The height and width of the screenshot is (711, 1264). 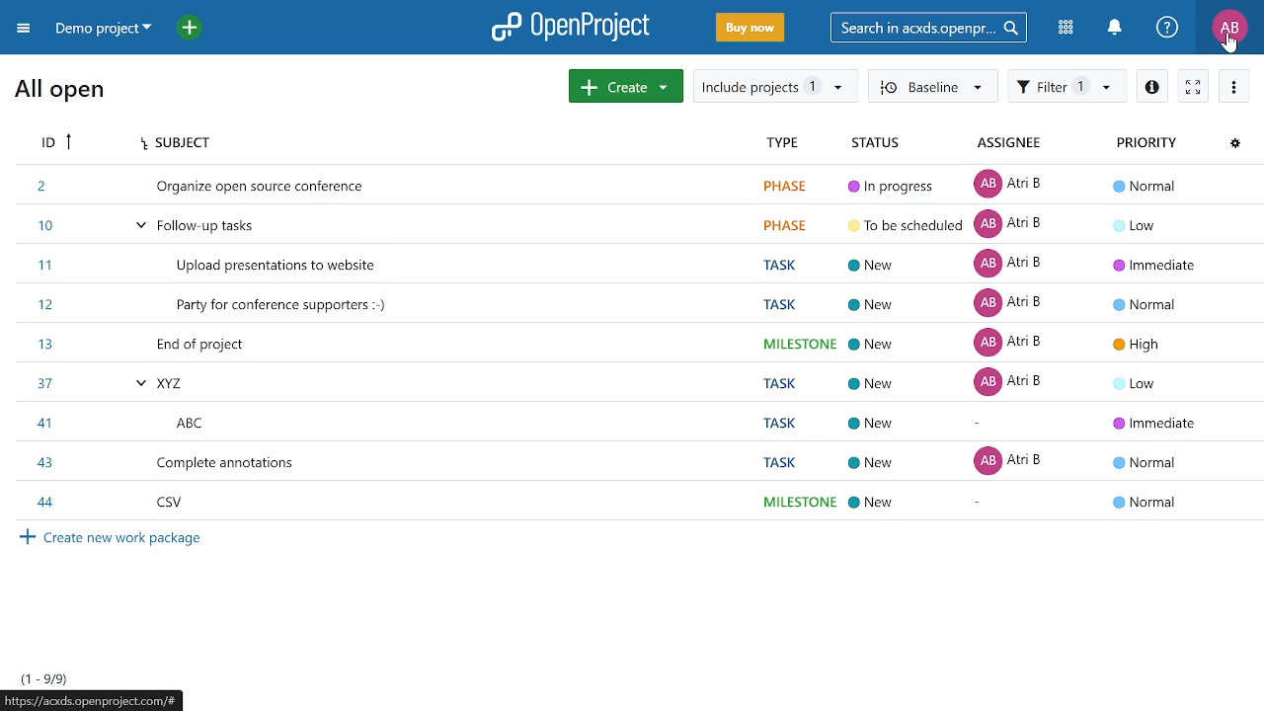 What do you see at coordinates (192, 144) in the screenshot?
I see `Subject` at bounding box center [192, 144].